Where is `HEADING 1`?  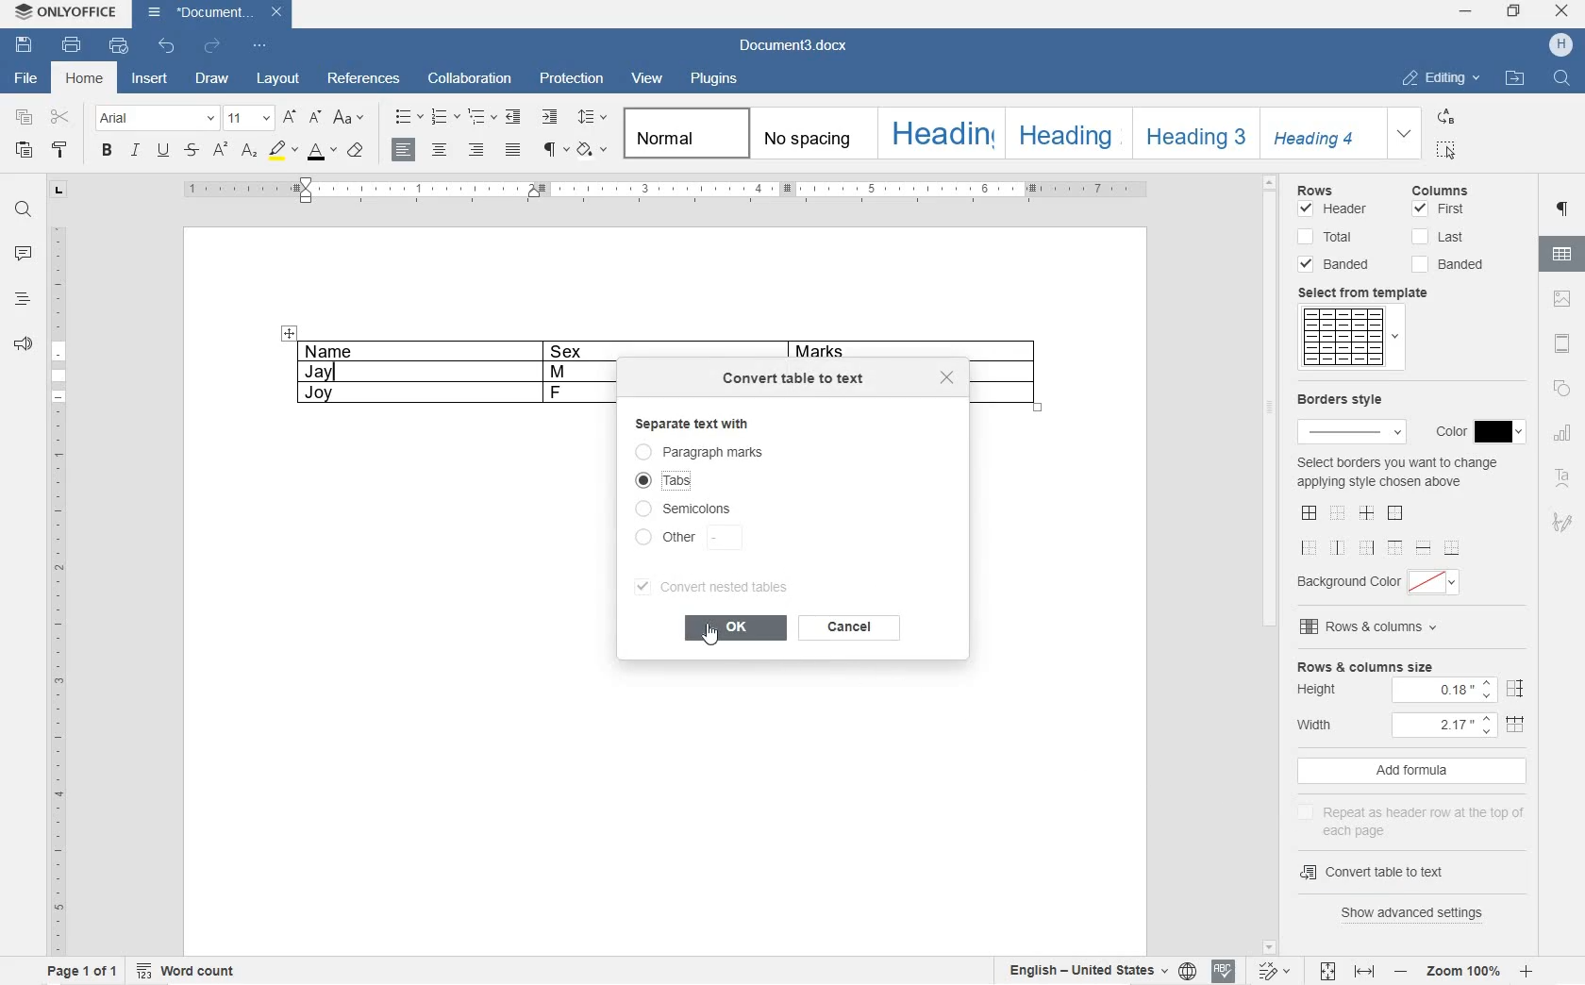
HEADING 1 is located at coordinates (940, 133).